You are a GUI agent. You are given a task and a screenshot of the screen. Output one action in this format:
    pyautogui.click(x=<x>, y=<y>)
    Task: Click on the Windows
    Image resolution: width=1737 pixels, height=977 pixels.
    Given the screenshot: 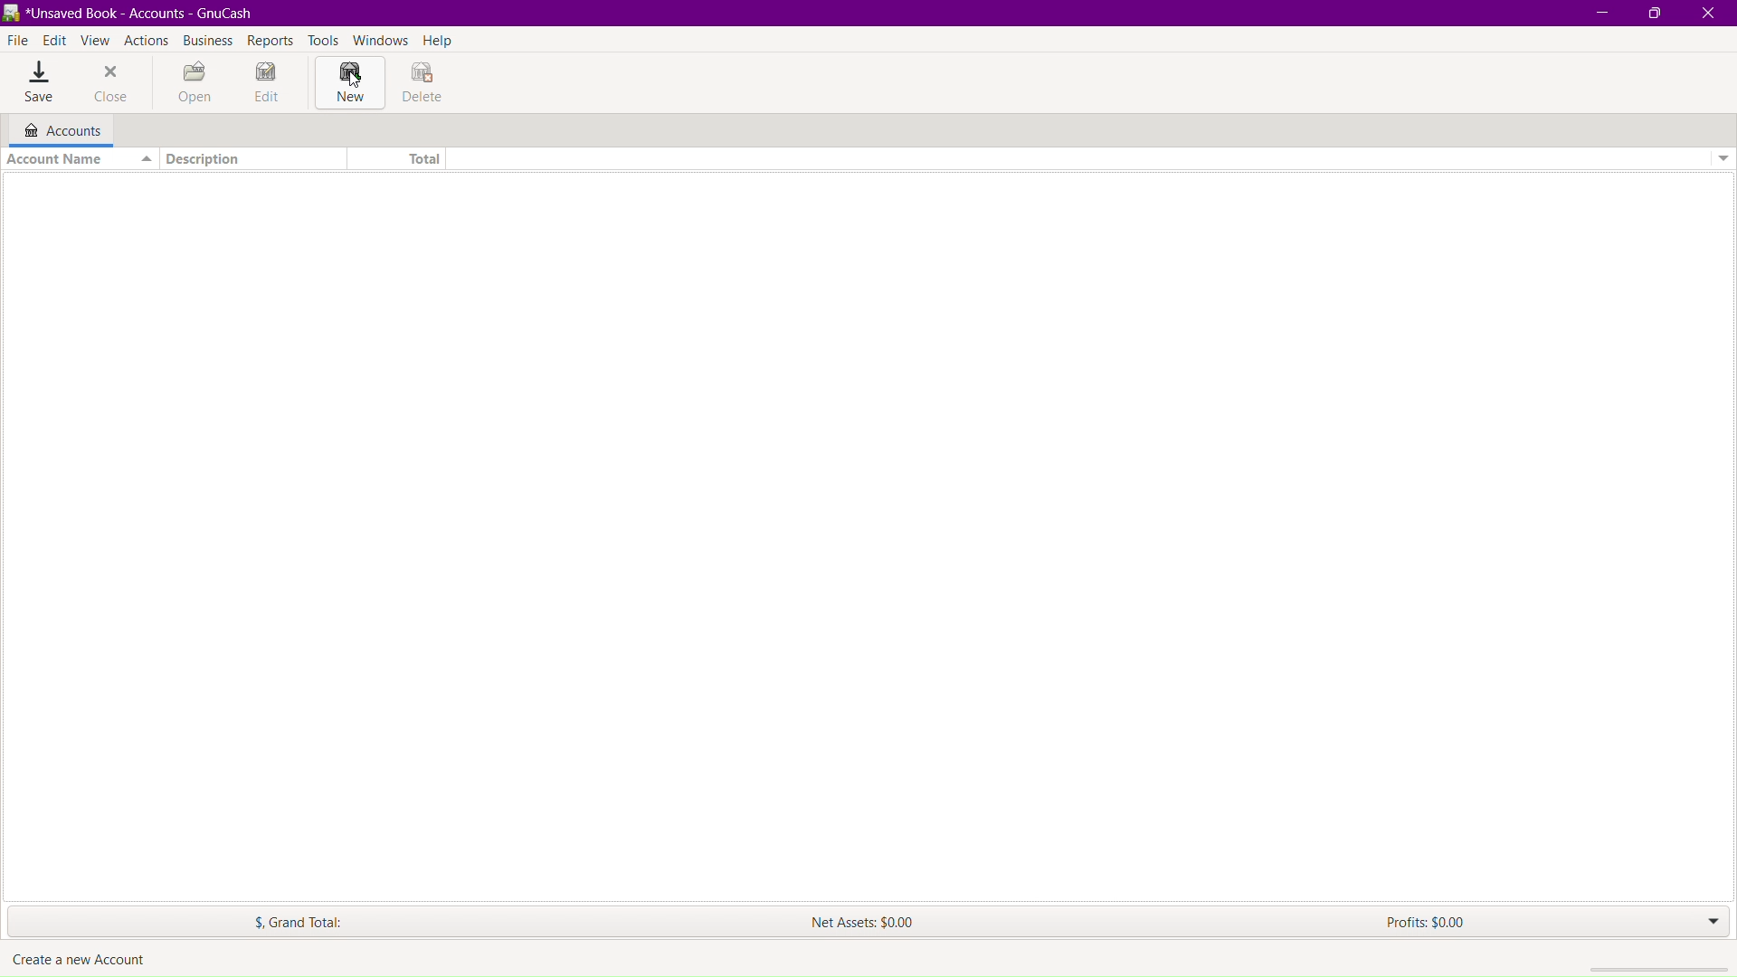 What is the action you would take?
    pyautogui.click(x=381, y=38)
    